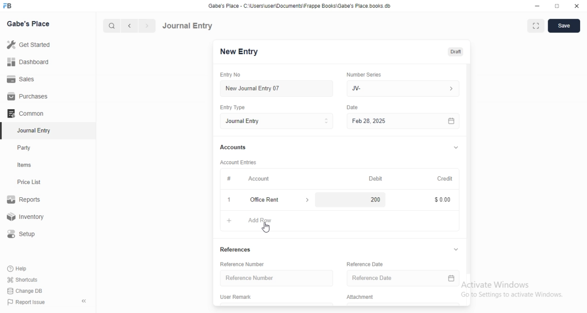  I want to click on Reference Date , so click(404, 278).